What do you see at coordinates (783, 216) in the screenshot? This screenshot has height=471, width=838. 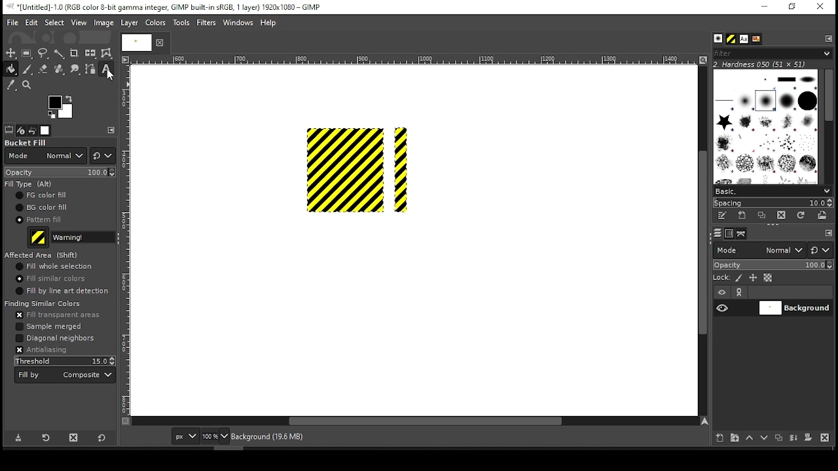 I see `delete brush` at bounding box center [783, 216].